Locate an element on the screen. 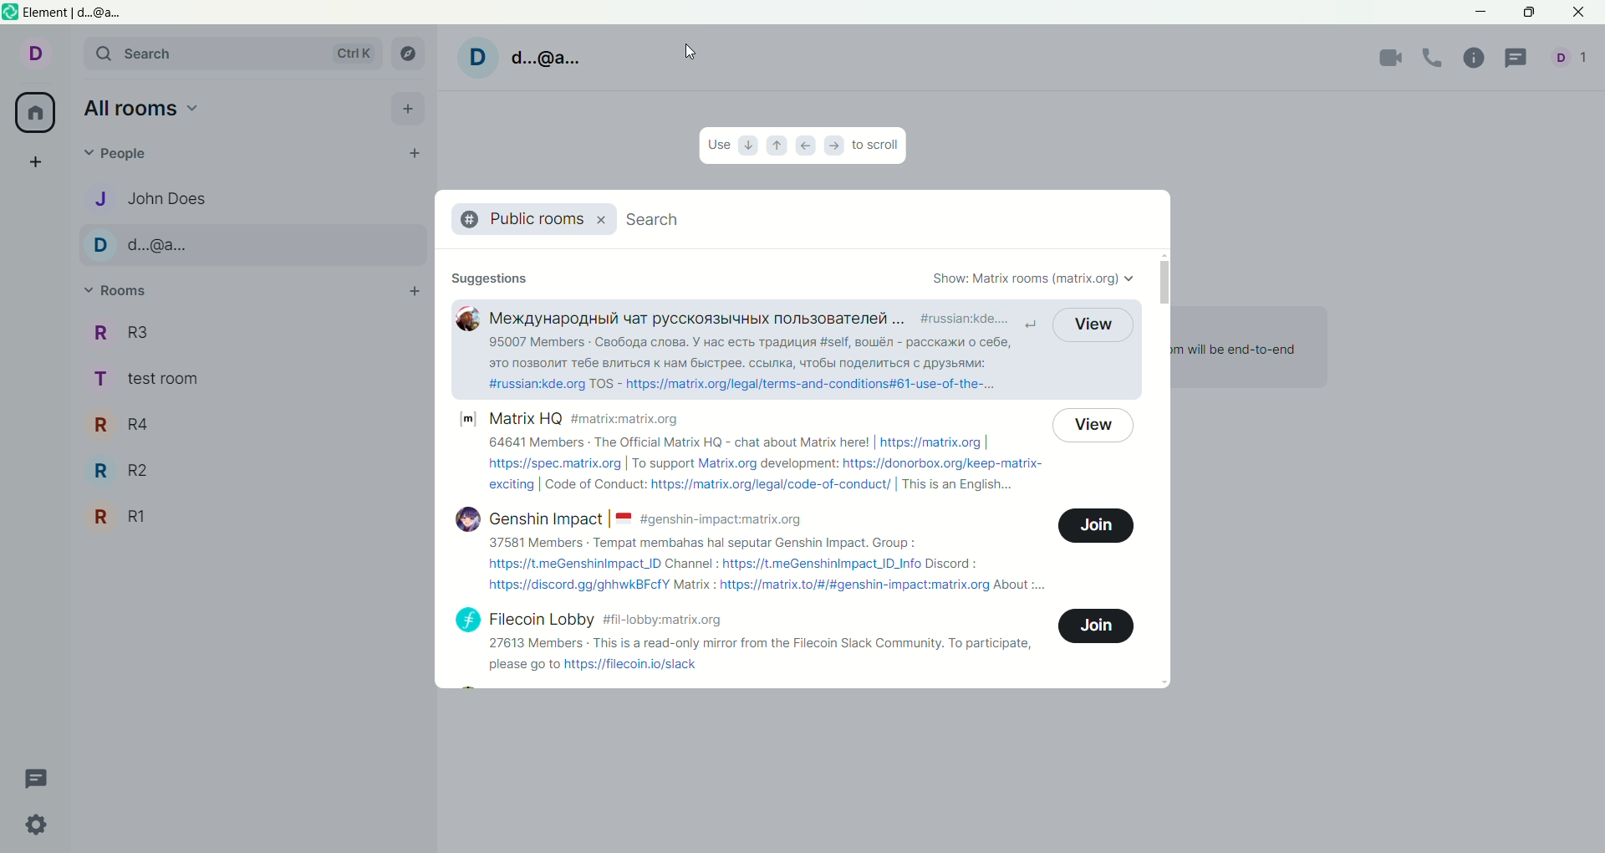 The image size is (1605, 853). R3 is located at coordinates (257, 335).